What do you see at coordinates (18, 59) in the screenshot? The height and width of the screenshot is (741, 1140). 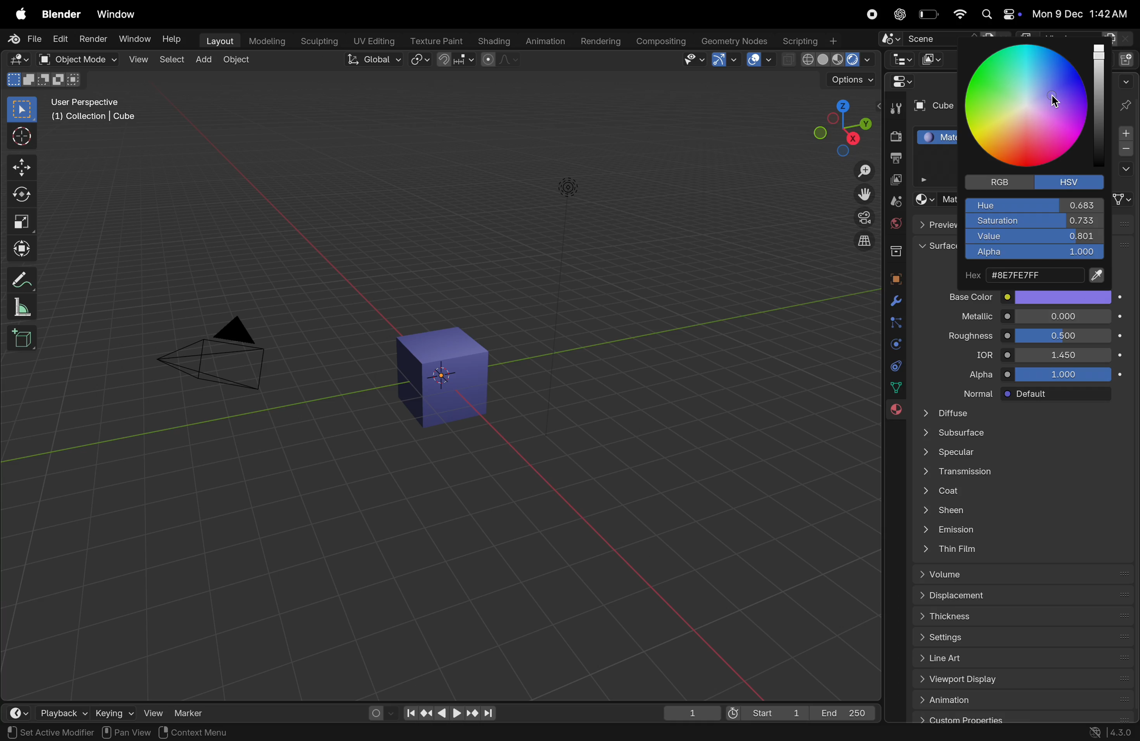 I see `editor type` at bounding box center [18, 59].